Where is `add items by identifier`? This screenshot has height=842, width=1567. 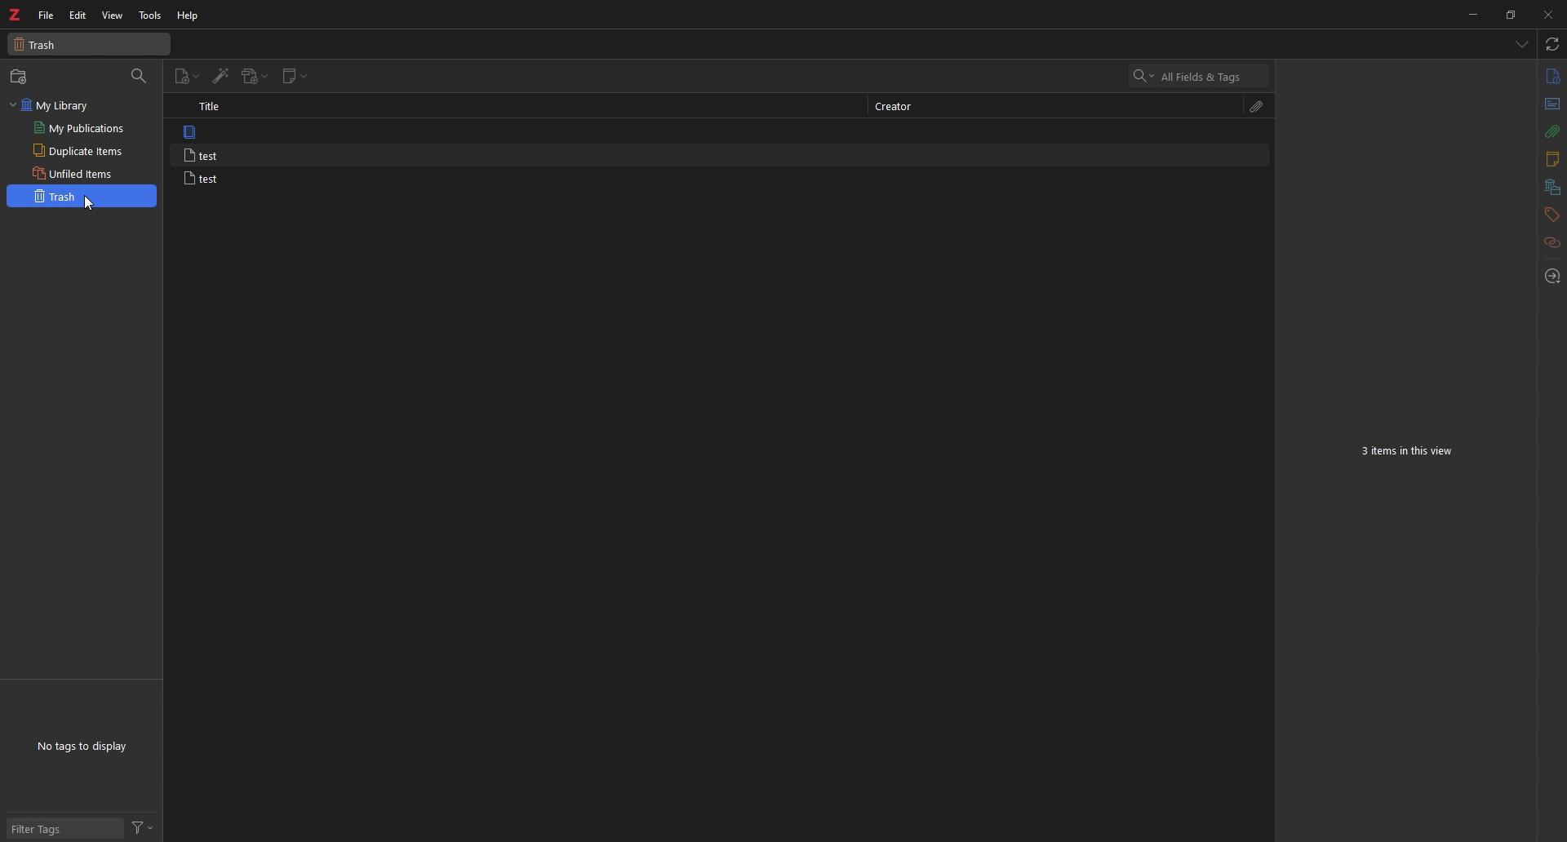
add items by identifier is located at coordinates (222, 77).